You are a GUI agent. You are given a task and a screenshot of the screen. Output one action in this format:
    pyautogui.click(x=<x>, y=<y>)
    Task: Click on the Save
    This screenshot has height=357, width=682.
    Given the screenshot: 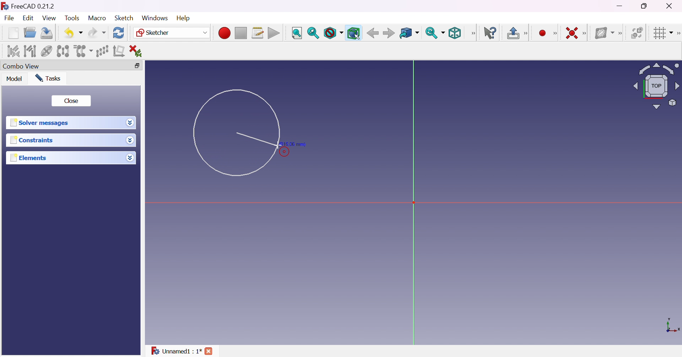 What is the action you would take?
    pyautogui.click(x=45, y=32)
    